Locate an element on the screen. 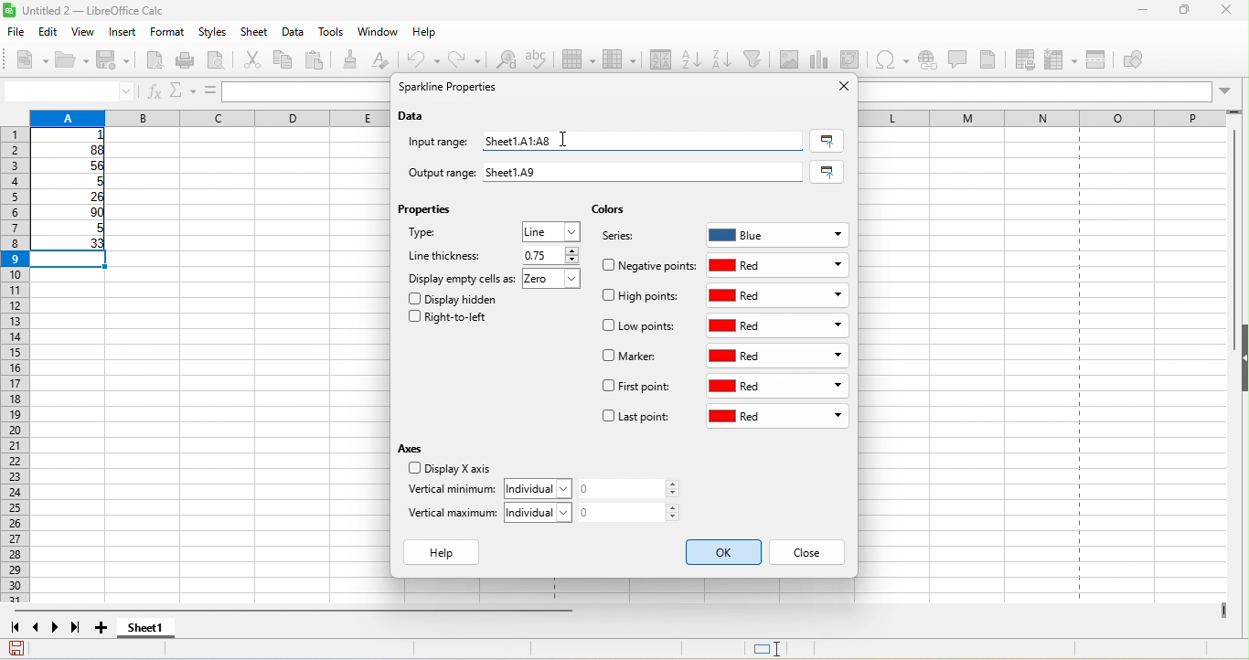 This screenshot has height=660, width=1249. colors is located at coordinates (608, 210).